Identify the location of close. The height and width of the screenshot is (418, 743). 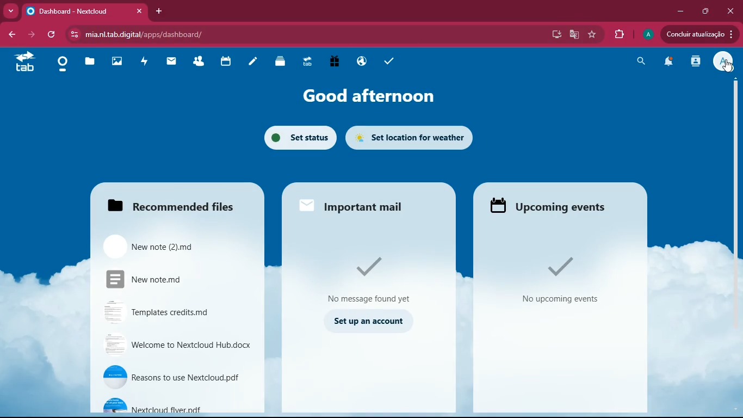
(732, 11).